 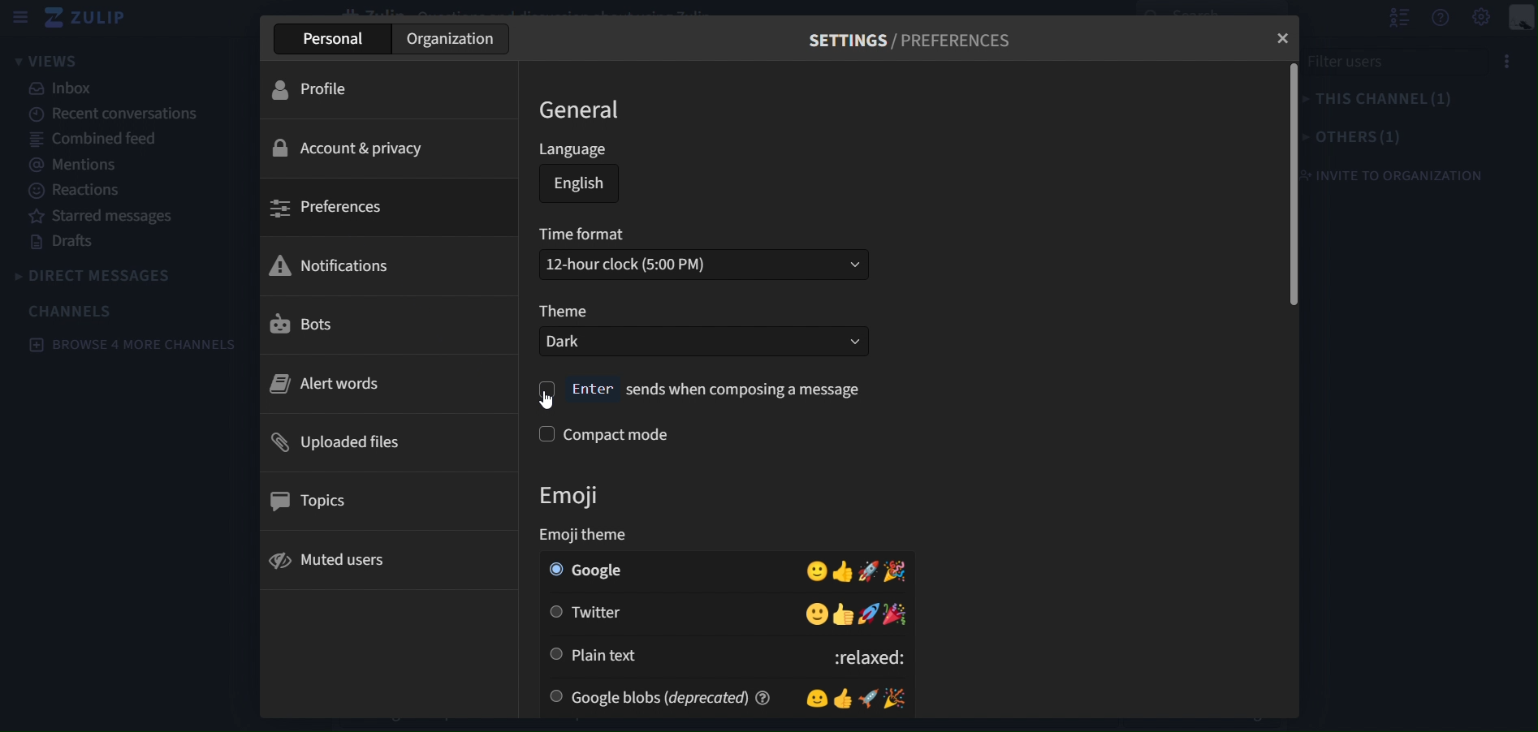 I want to click on Checkbox, so click(x=557, y=653).